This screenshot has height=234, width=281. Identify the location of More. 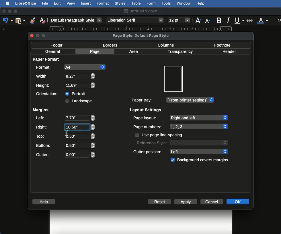
(279, 20).